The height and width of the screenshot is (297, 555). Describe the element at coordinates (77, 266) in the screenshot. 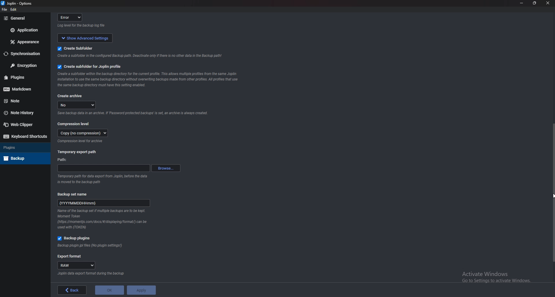

I see `raw` at that location.